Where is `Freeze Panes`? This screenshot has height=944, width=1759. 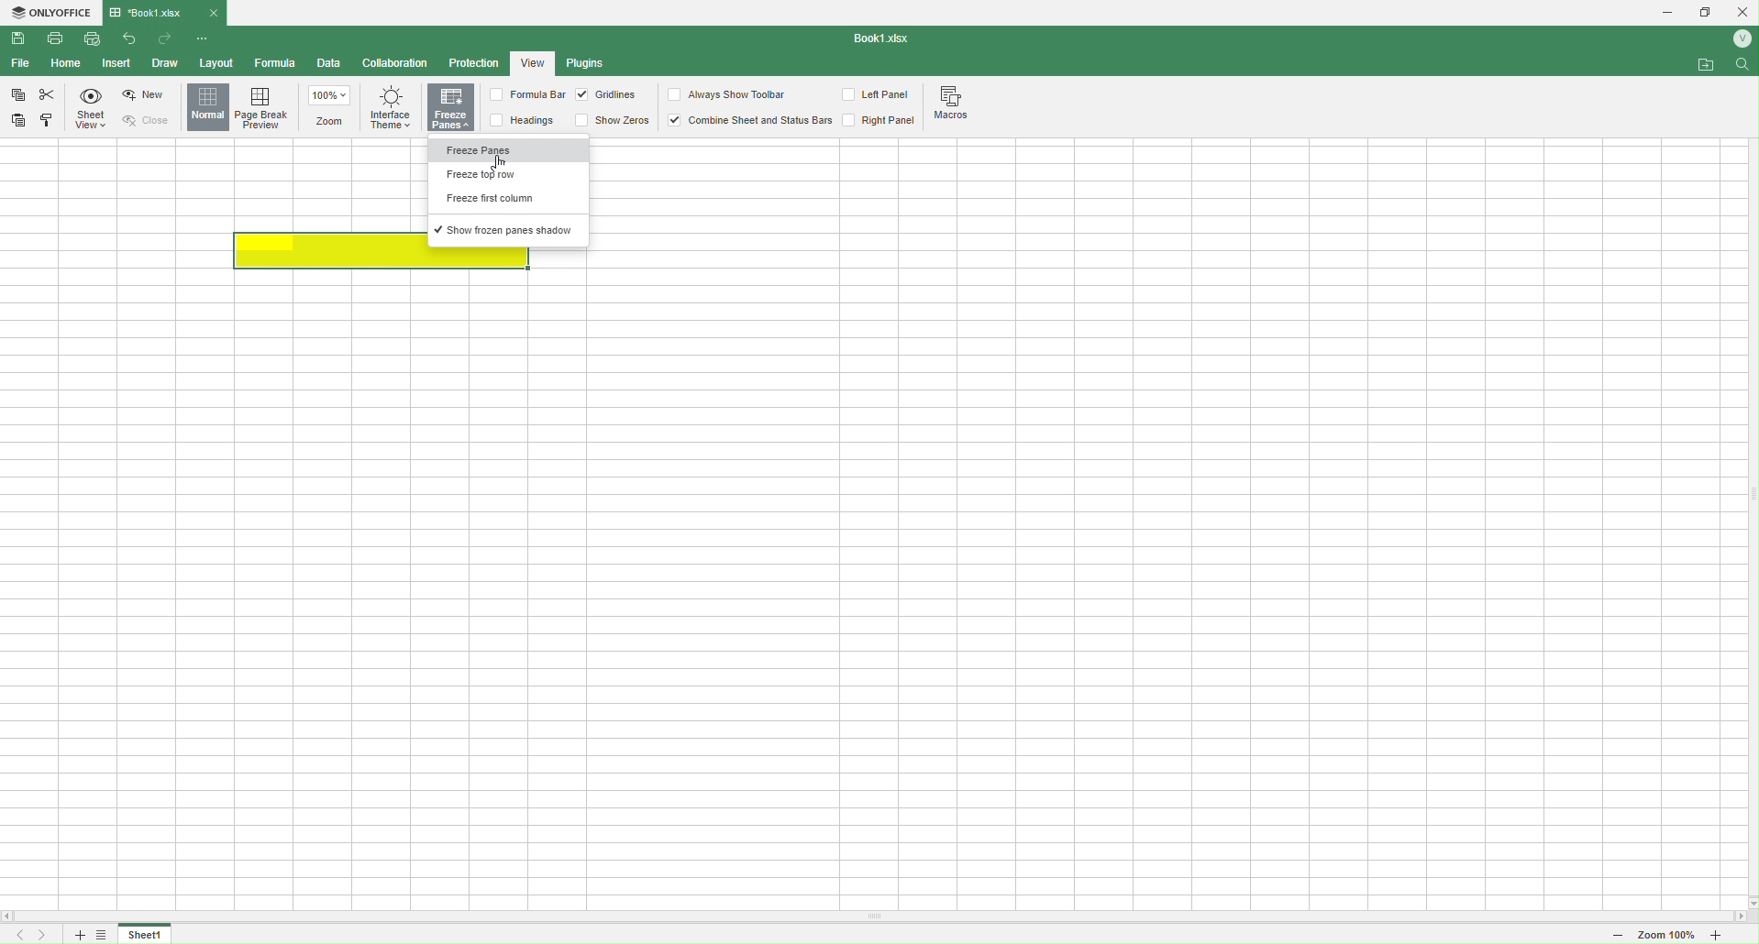
Freeze Panes is located at coordinates (451, 109).